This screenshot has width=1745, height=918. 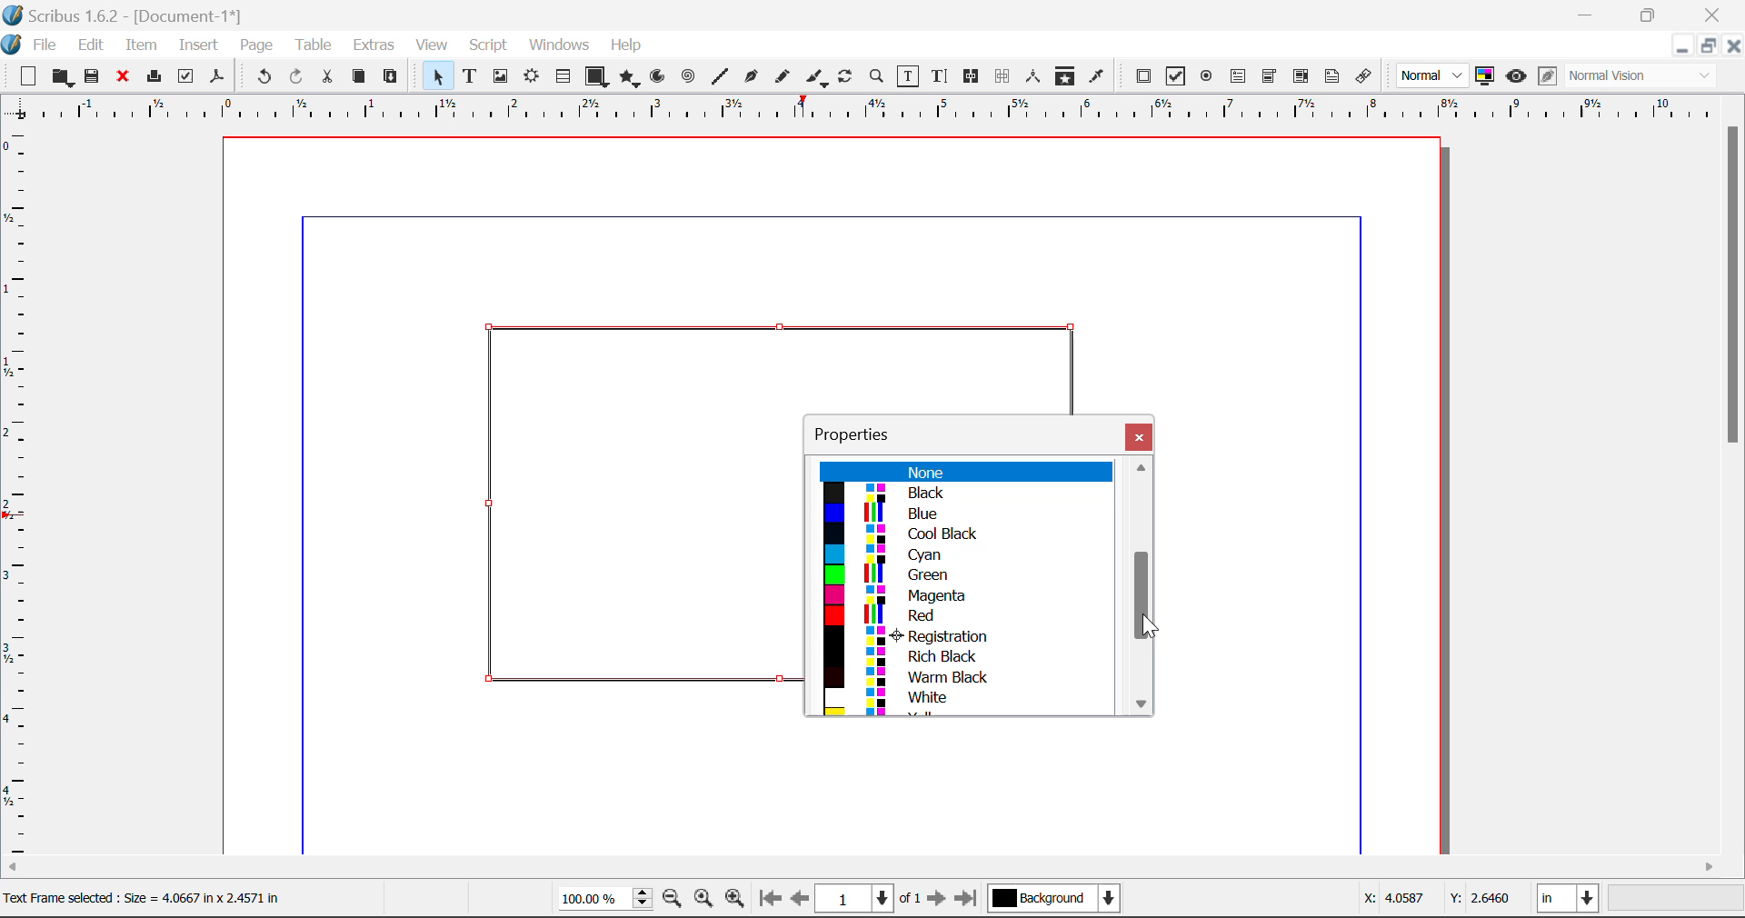 What do you see at coordinates (531, 77) in the screenshot?
I see `Render Frame` at bounding box center [531, 77].